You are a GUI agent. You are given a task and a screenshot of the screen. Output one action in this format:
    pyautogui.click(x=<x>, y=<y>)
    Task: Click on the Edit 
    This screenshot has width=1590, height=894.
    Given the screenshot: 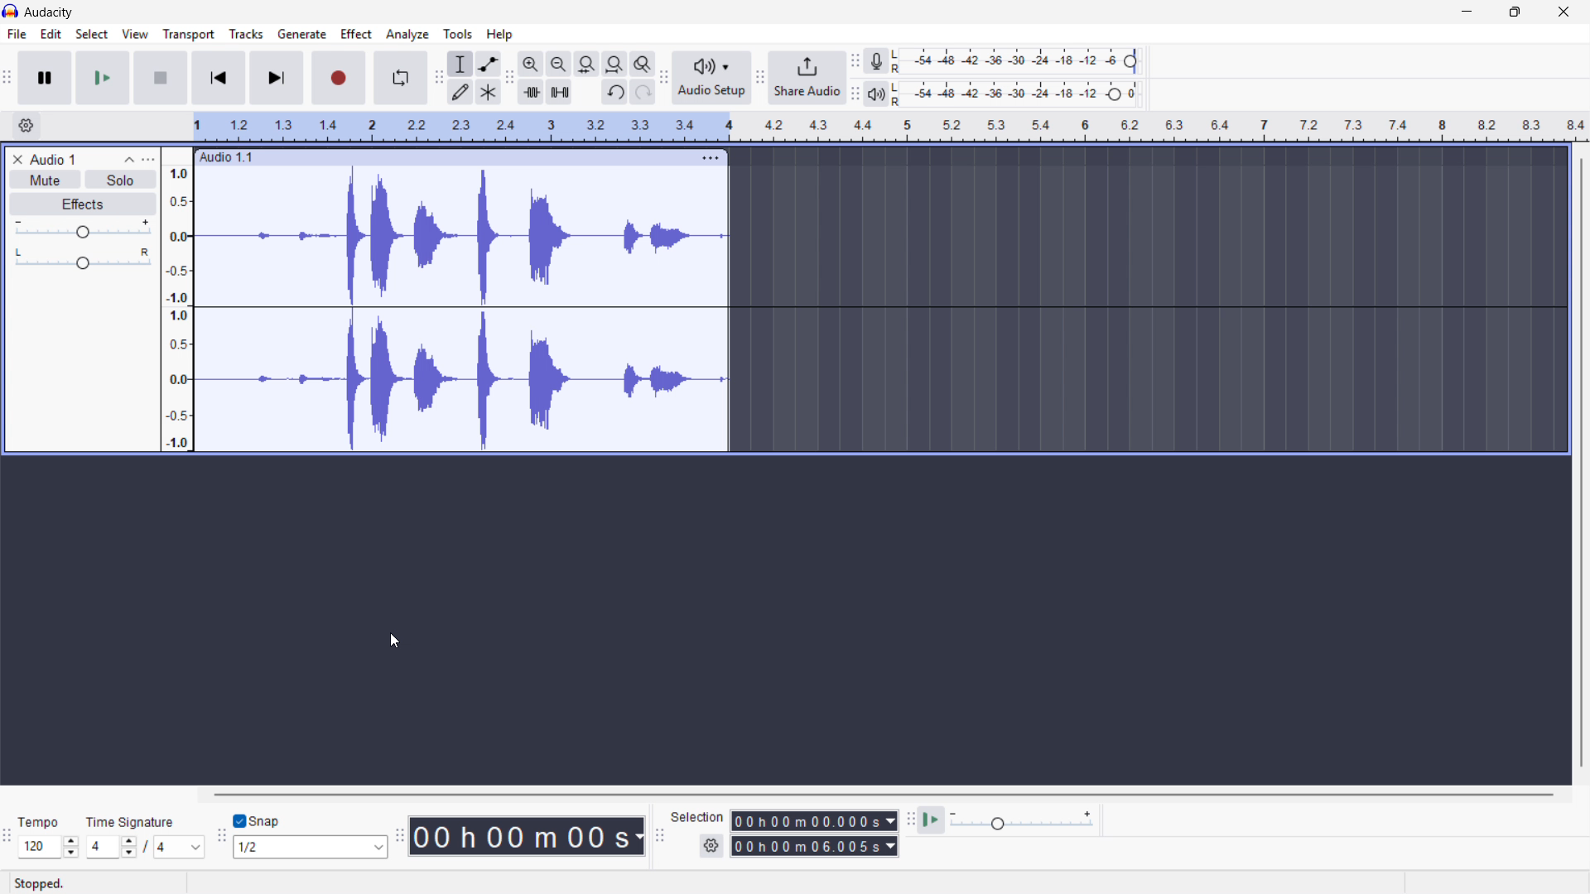 What is the action you would take?
    pyautogui.click(x=51, y=34)
    